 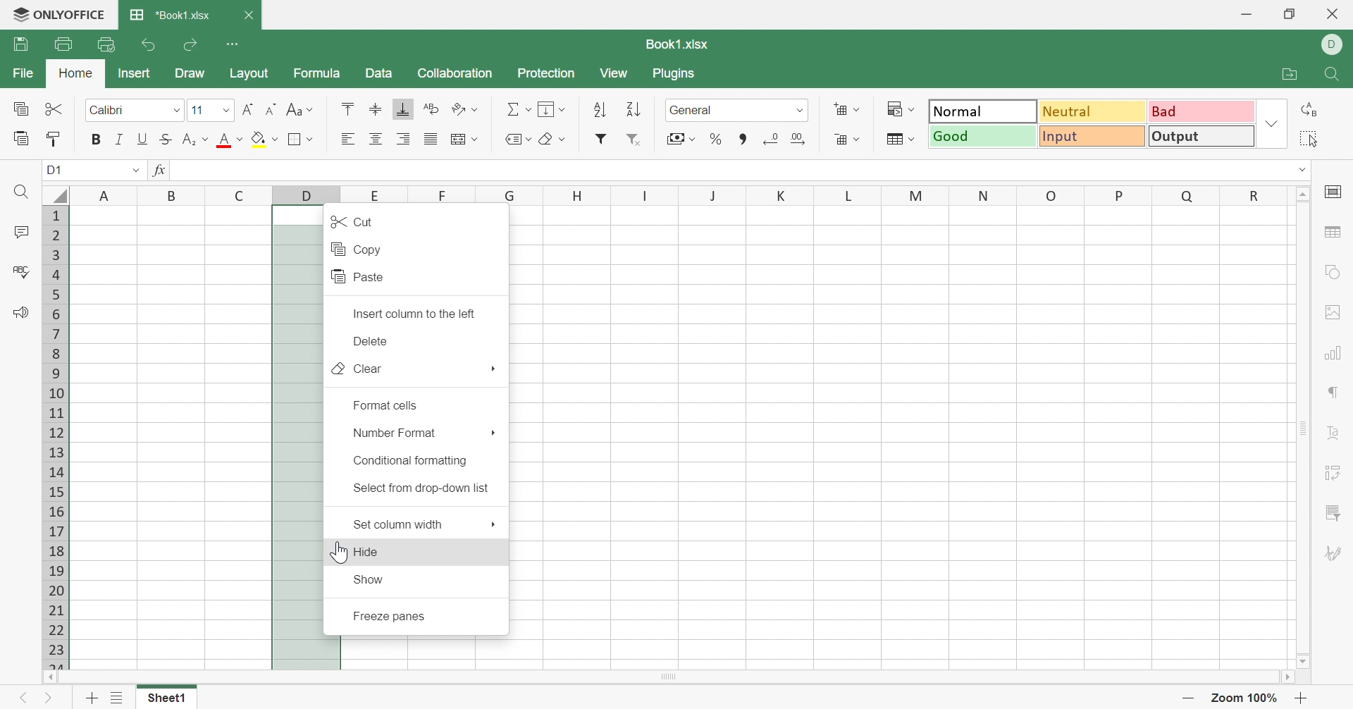 What do you see at coordinates (55, 140) in the screenshot?
I see `Copy Style` at bounding box center [55, 140].